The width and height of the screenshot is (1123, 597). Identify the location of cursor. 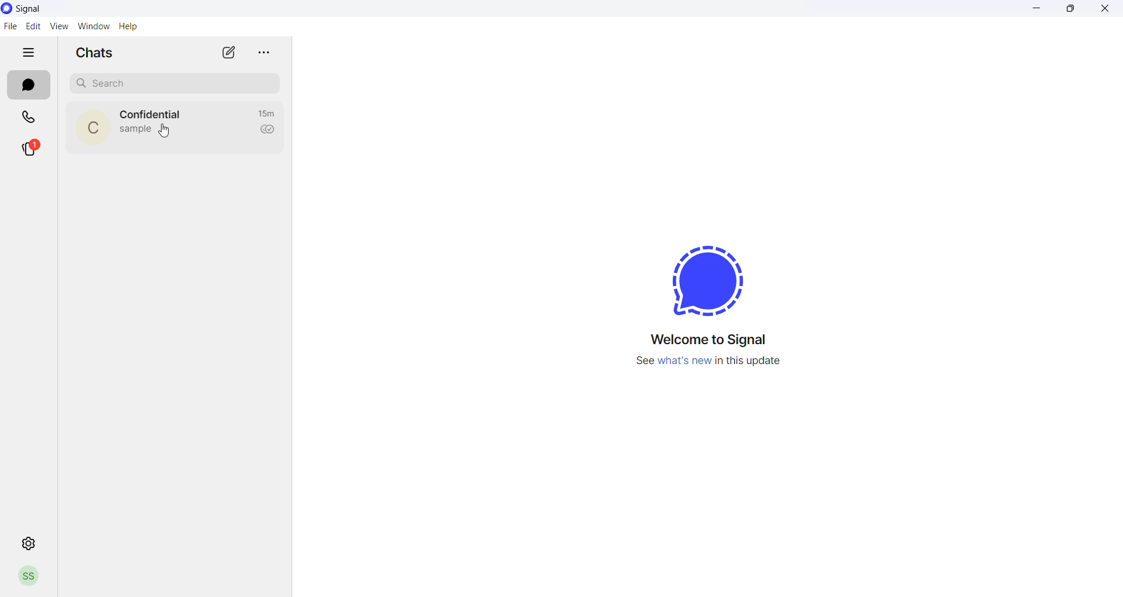
(167, 133).